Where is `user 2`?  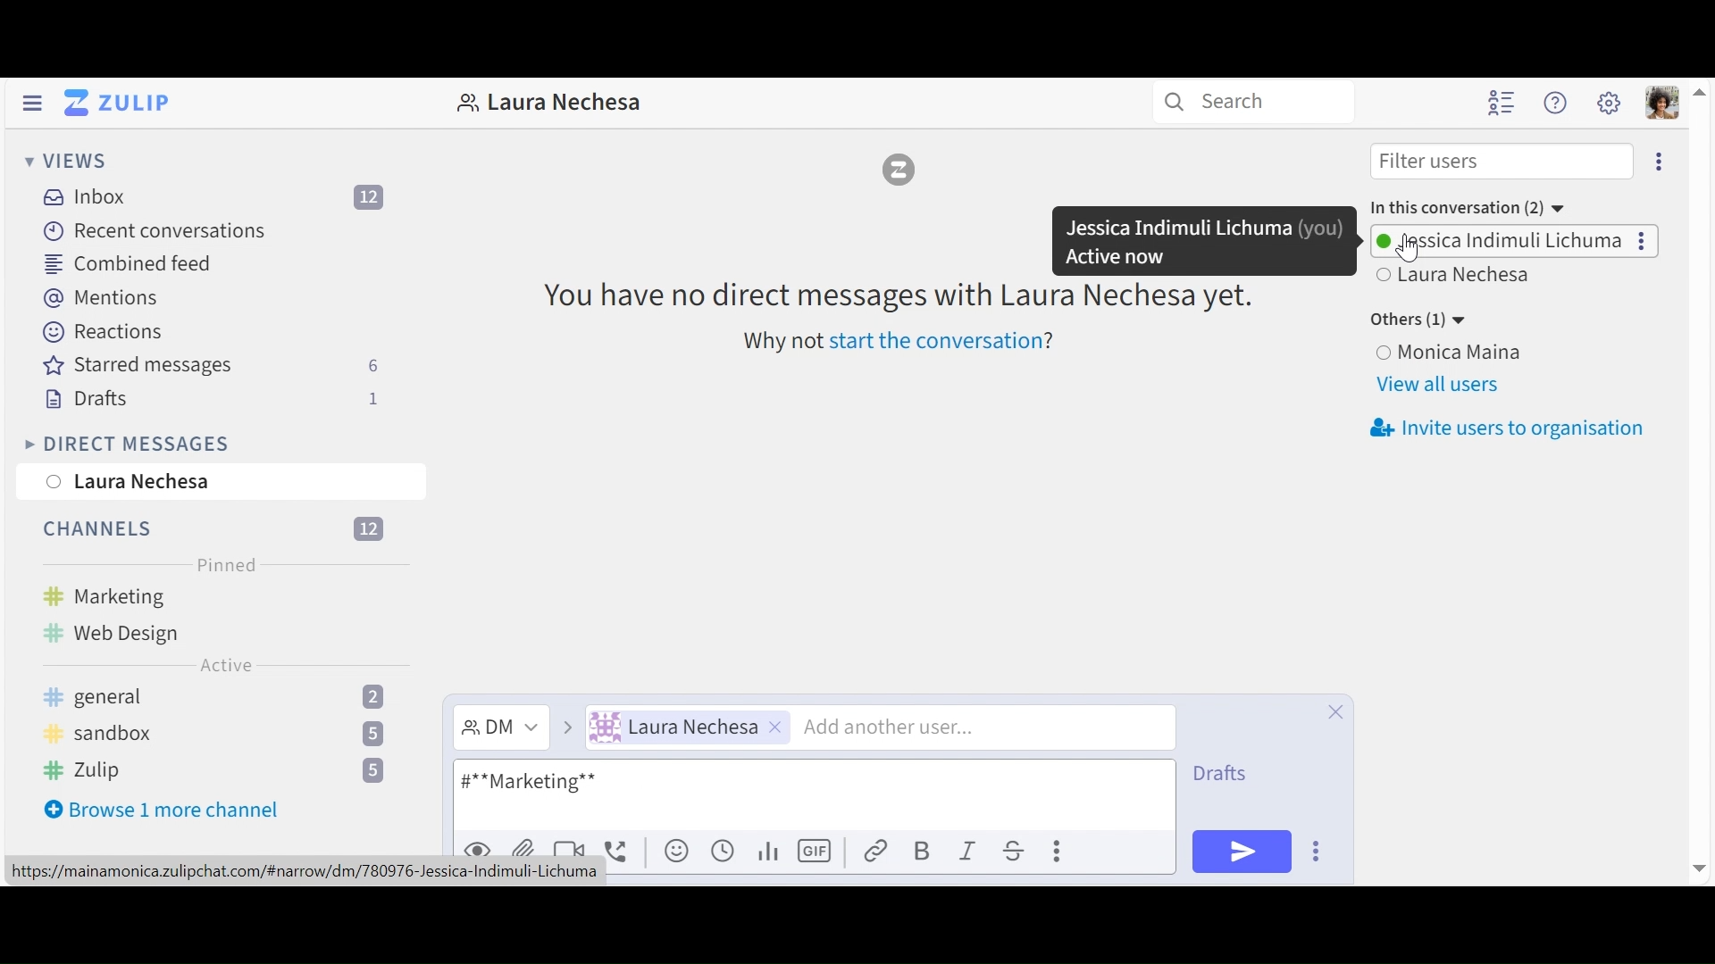 user 2 is located at coordinates (1459, 278).